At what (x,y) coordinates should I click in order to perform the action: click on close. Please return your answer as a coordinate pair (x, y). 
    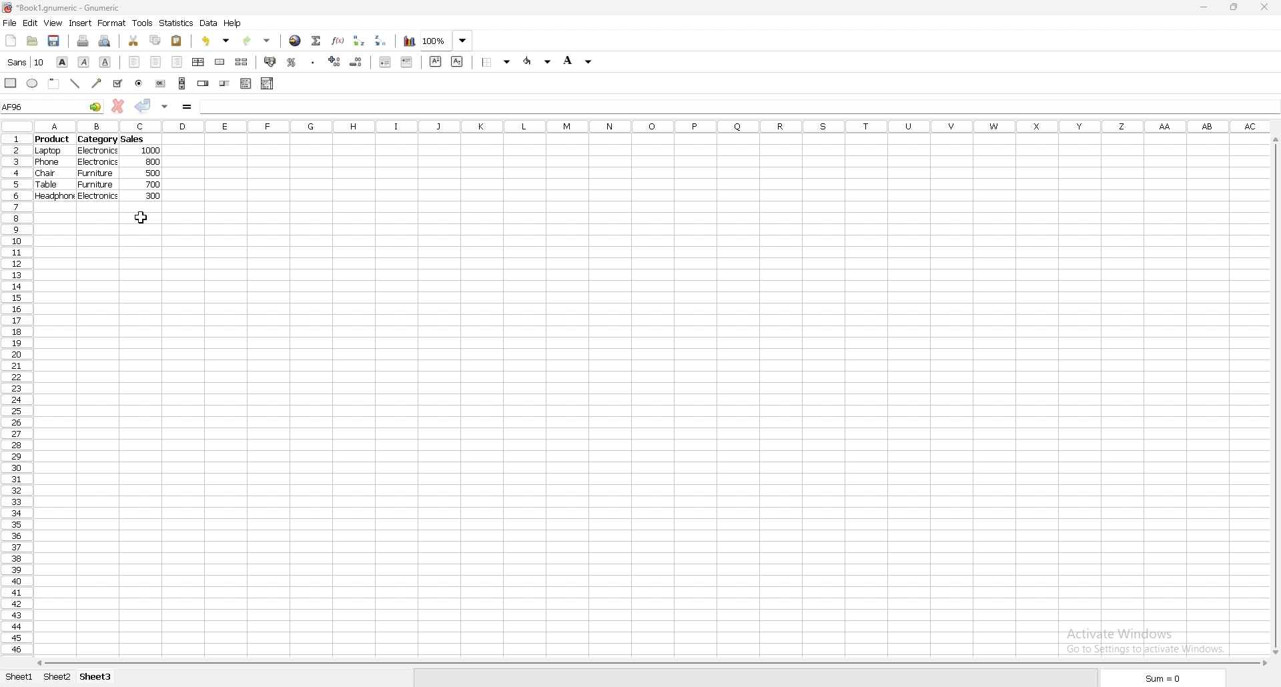
    Looking at the image, I should click on (1264, 7).